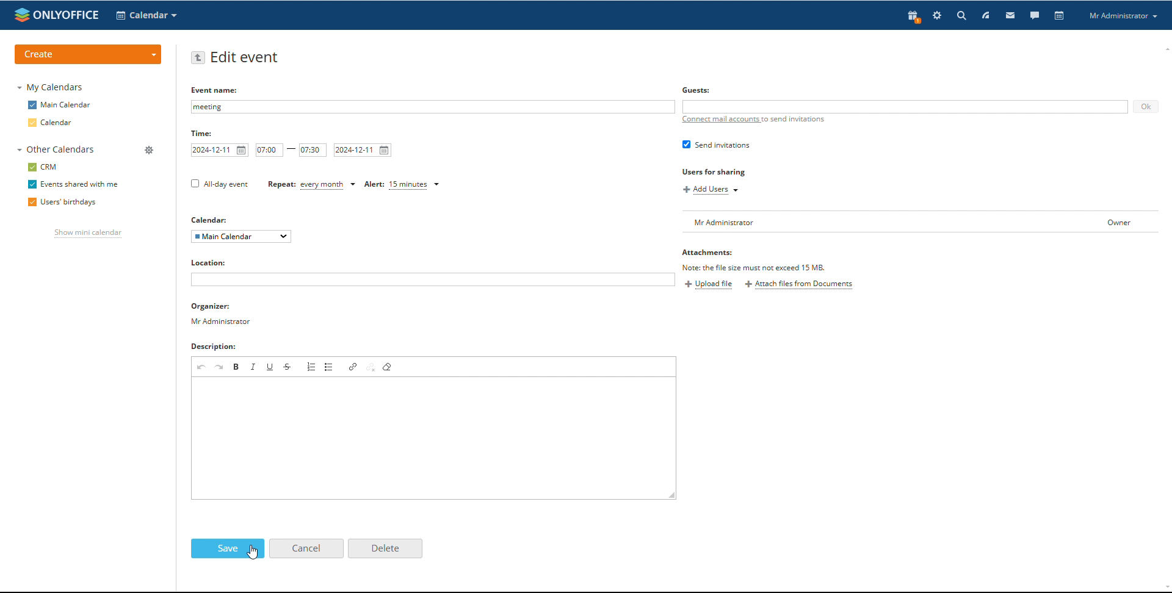  What do you see at coordinates (1145, 107) in the screenshot?
I see `ok` at bounding box center [1145, 107].